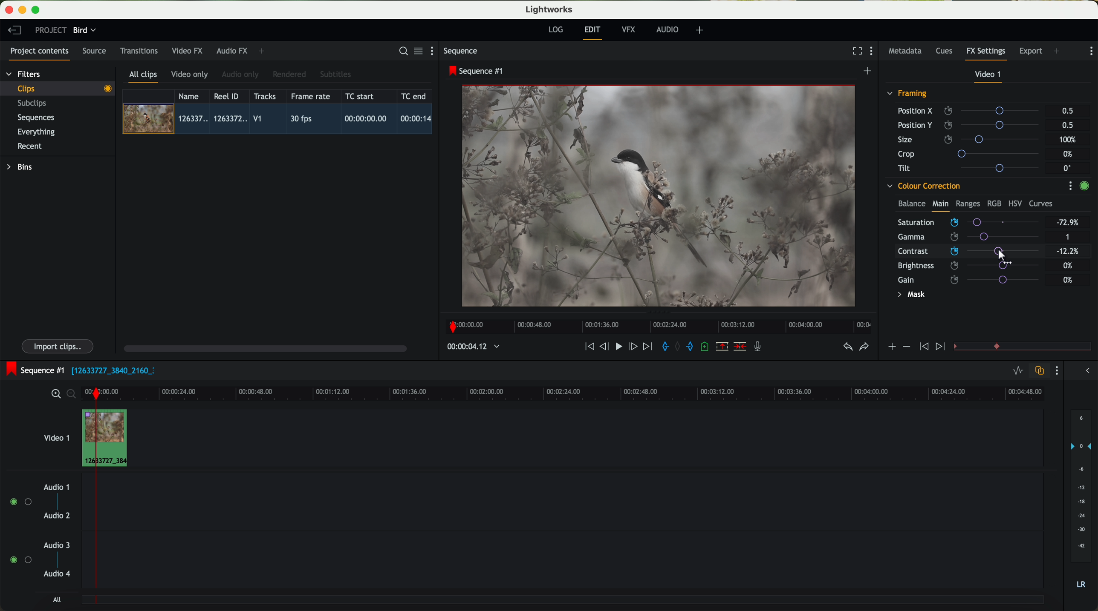 The width and height of the screenshot is (1098, 611). What do you see at coordinates (550, 9) in the screenshot?
I see `Lightworks` at bounding box center [550, 9].